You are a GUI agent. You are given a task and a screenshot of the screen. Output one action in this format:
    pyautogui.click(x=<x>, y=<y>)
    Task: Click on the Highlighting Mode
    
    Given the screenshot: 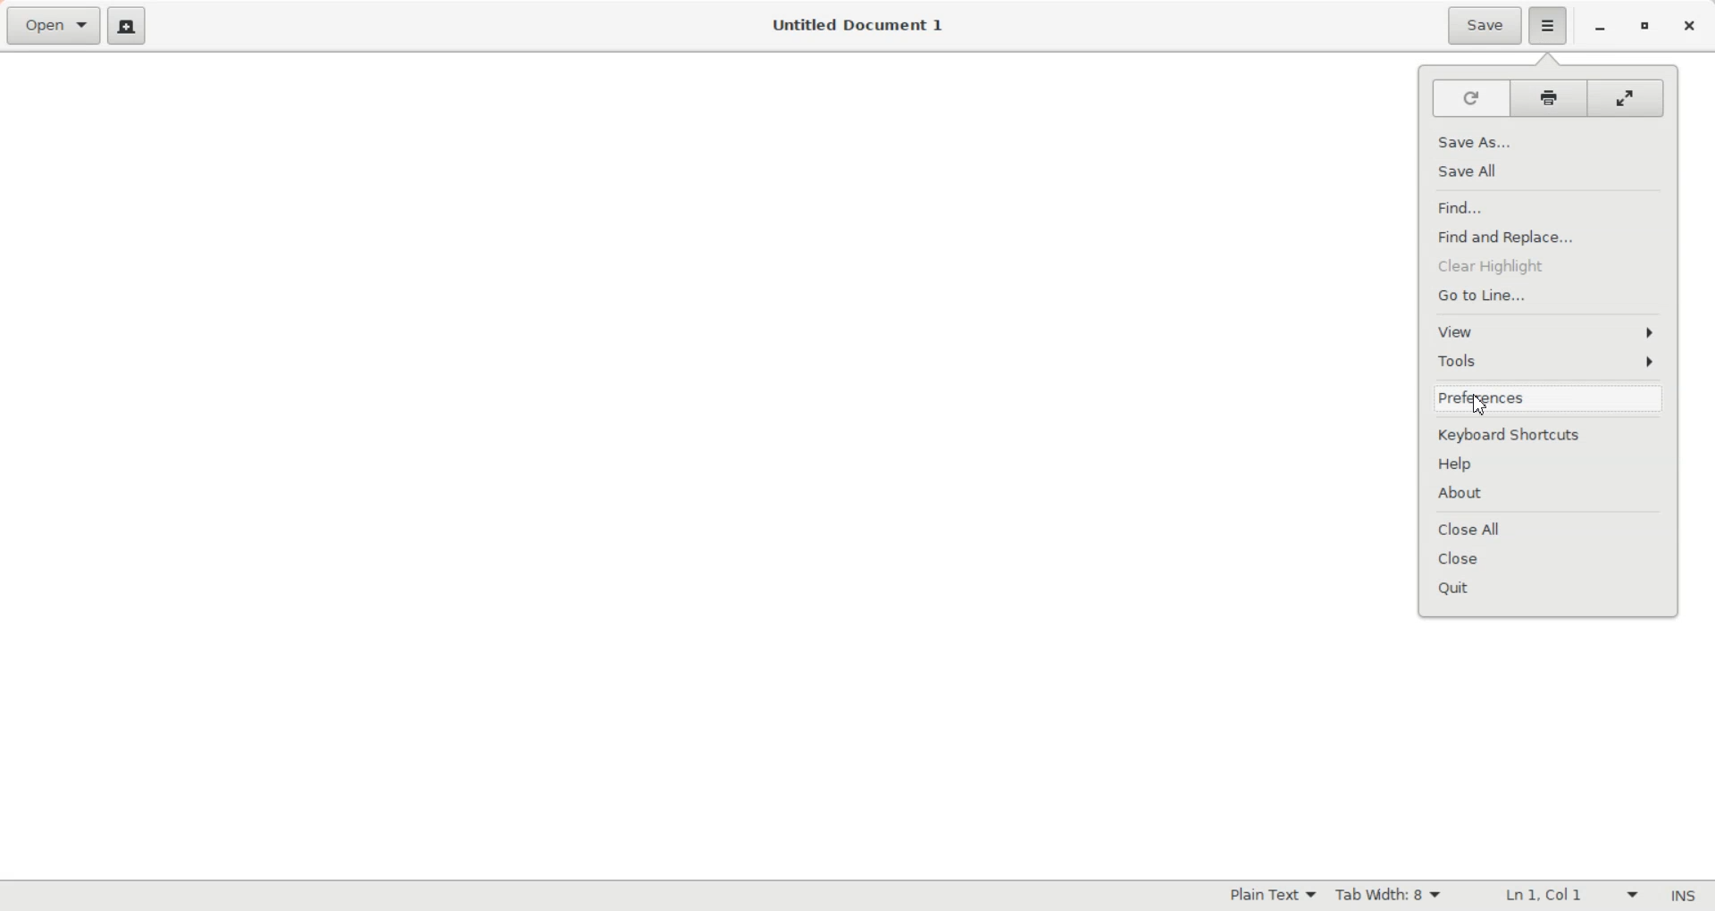 What is the action you would take?
    pyautogui.click(x=1270, y=896)
    